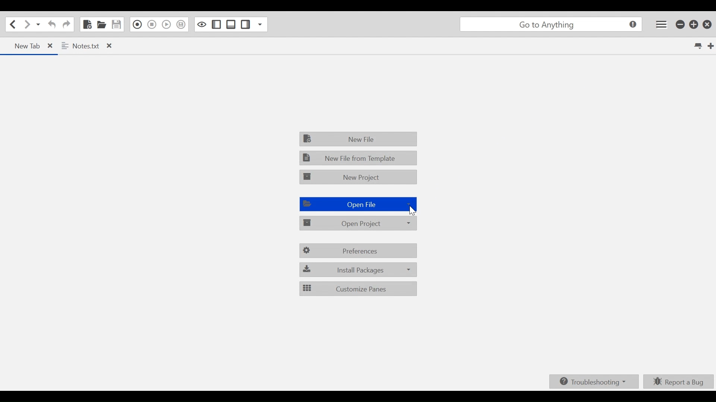  Describe the element at coordinates (413, 209) in the screenshot. I see `Cursor` at that location.